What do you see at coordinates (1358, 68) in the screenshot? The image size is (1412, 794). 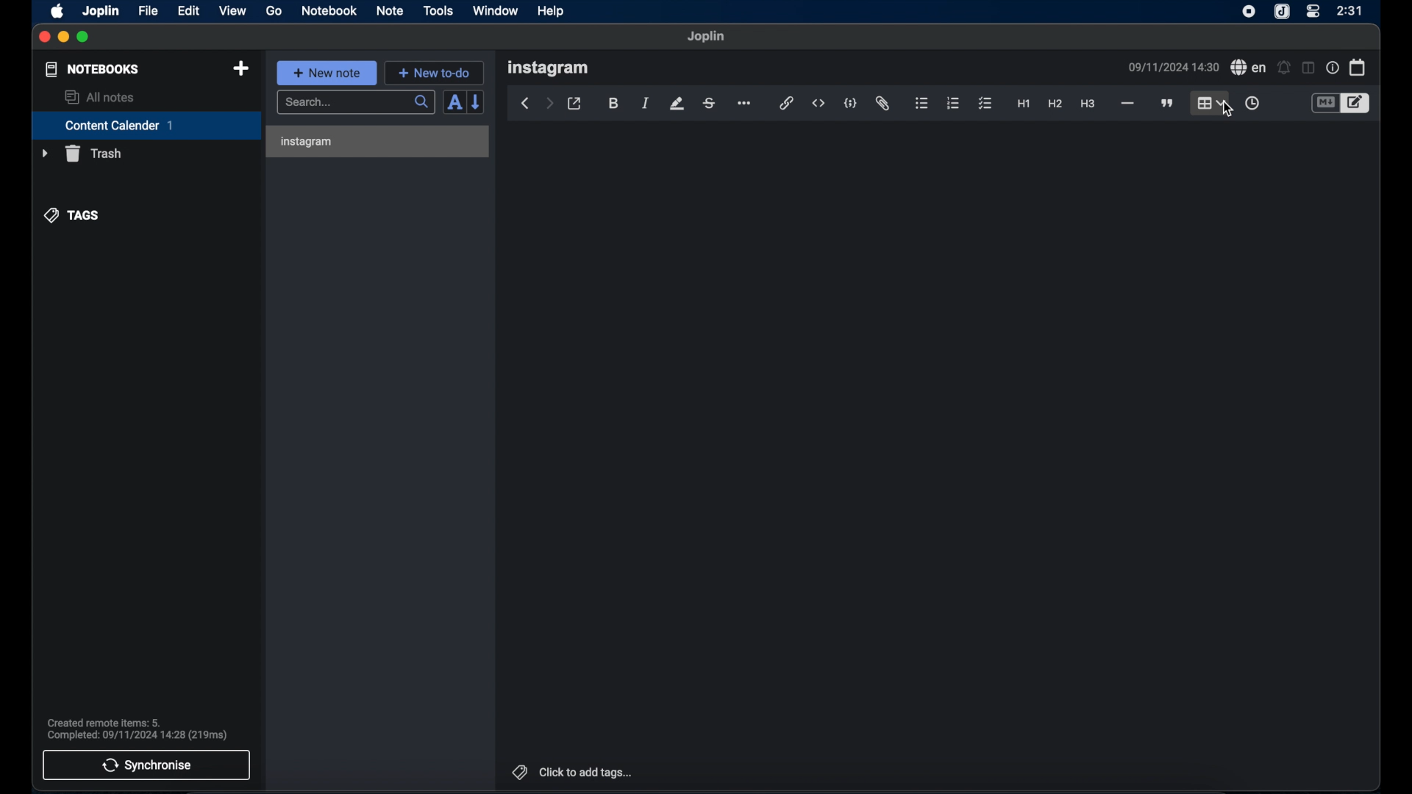 I see `calendar icon` at bounding box center [1358, 68].